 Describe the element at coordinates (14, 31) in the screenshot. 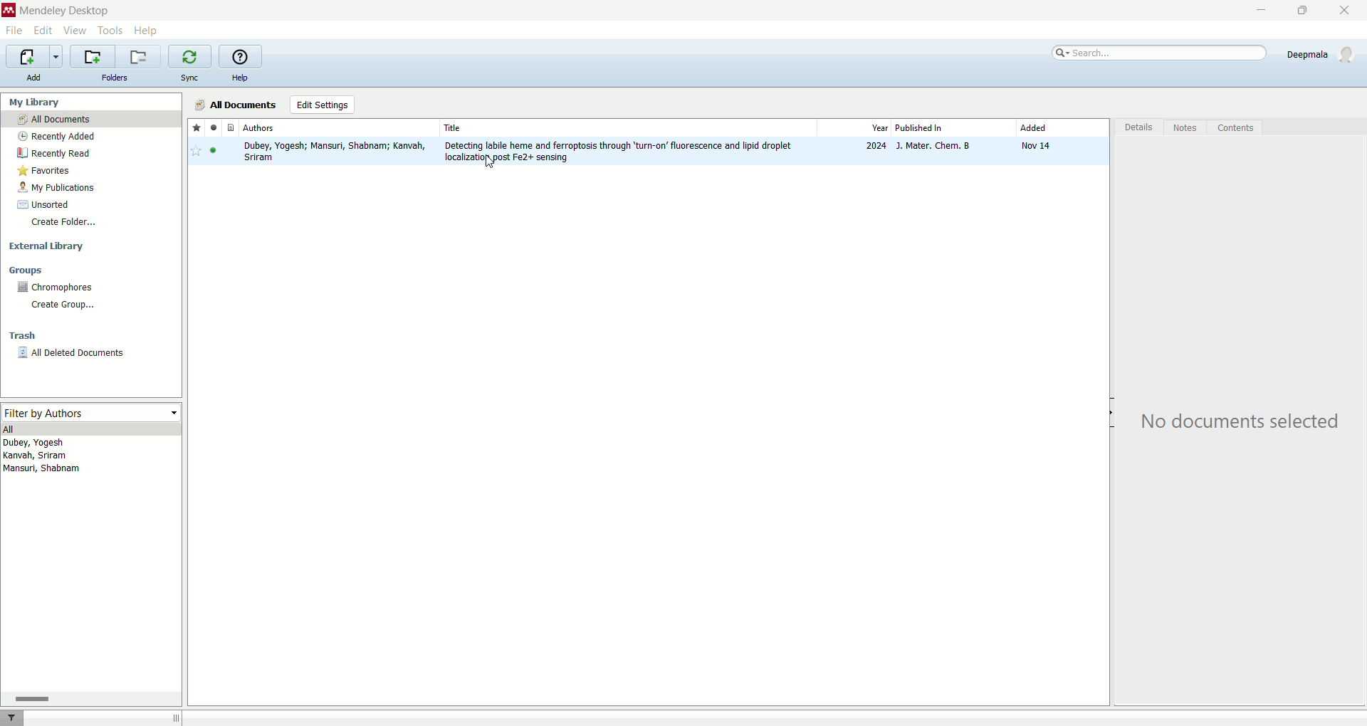

I see `file` at that location.